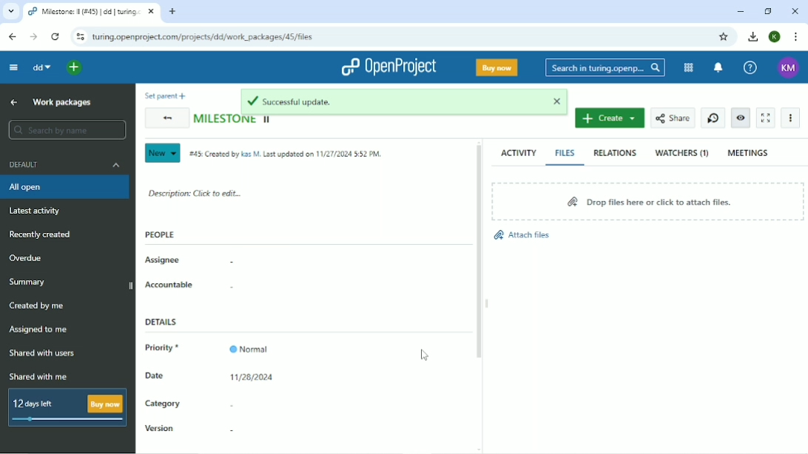  What do you see at coordinates (13, 68) in the screenshot?
I see `Collapse project menu` at bounding box center [13, 68].